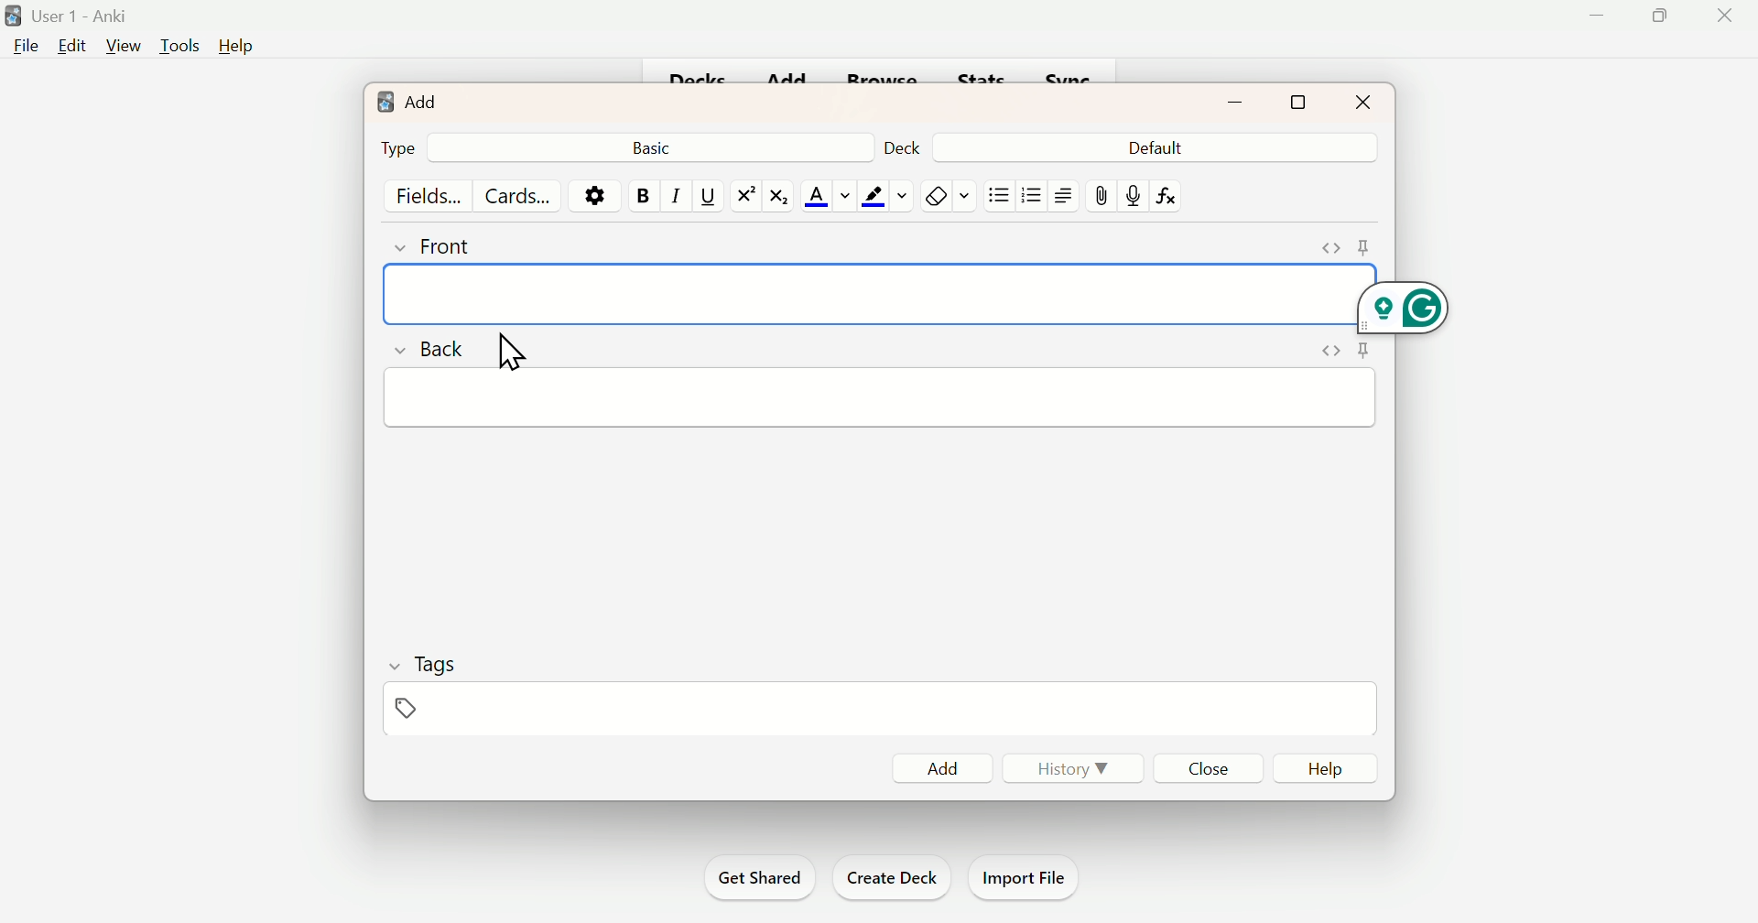 The width and height of the screenshot is (1758, 923). What do you see at coordinates (1234, 103) in the screenshot?
I see `minimize` at bounding box center [1234, 103].